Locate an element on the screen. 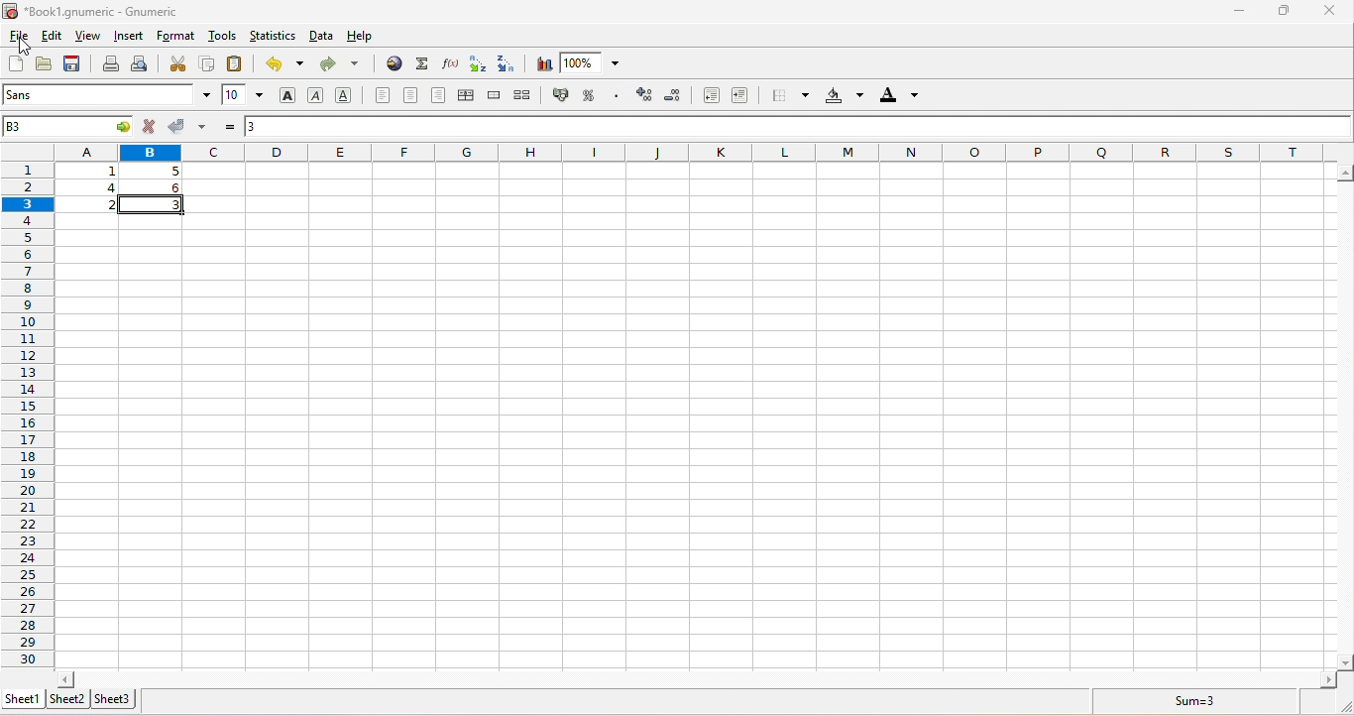 This screenshot has height=716, width=1354. cancel change is located at coordinates (153, 127).